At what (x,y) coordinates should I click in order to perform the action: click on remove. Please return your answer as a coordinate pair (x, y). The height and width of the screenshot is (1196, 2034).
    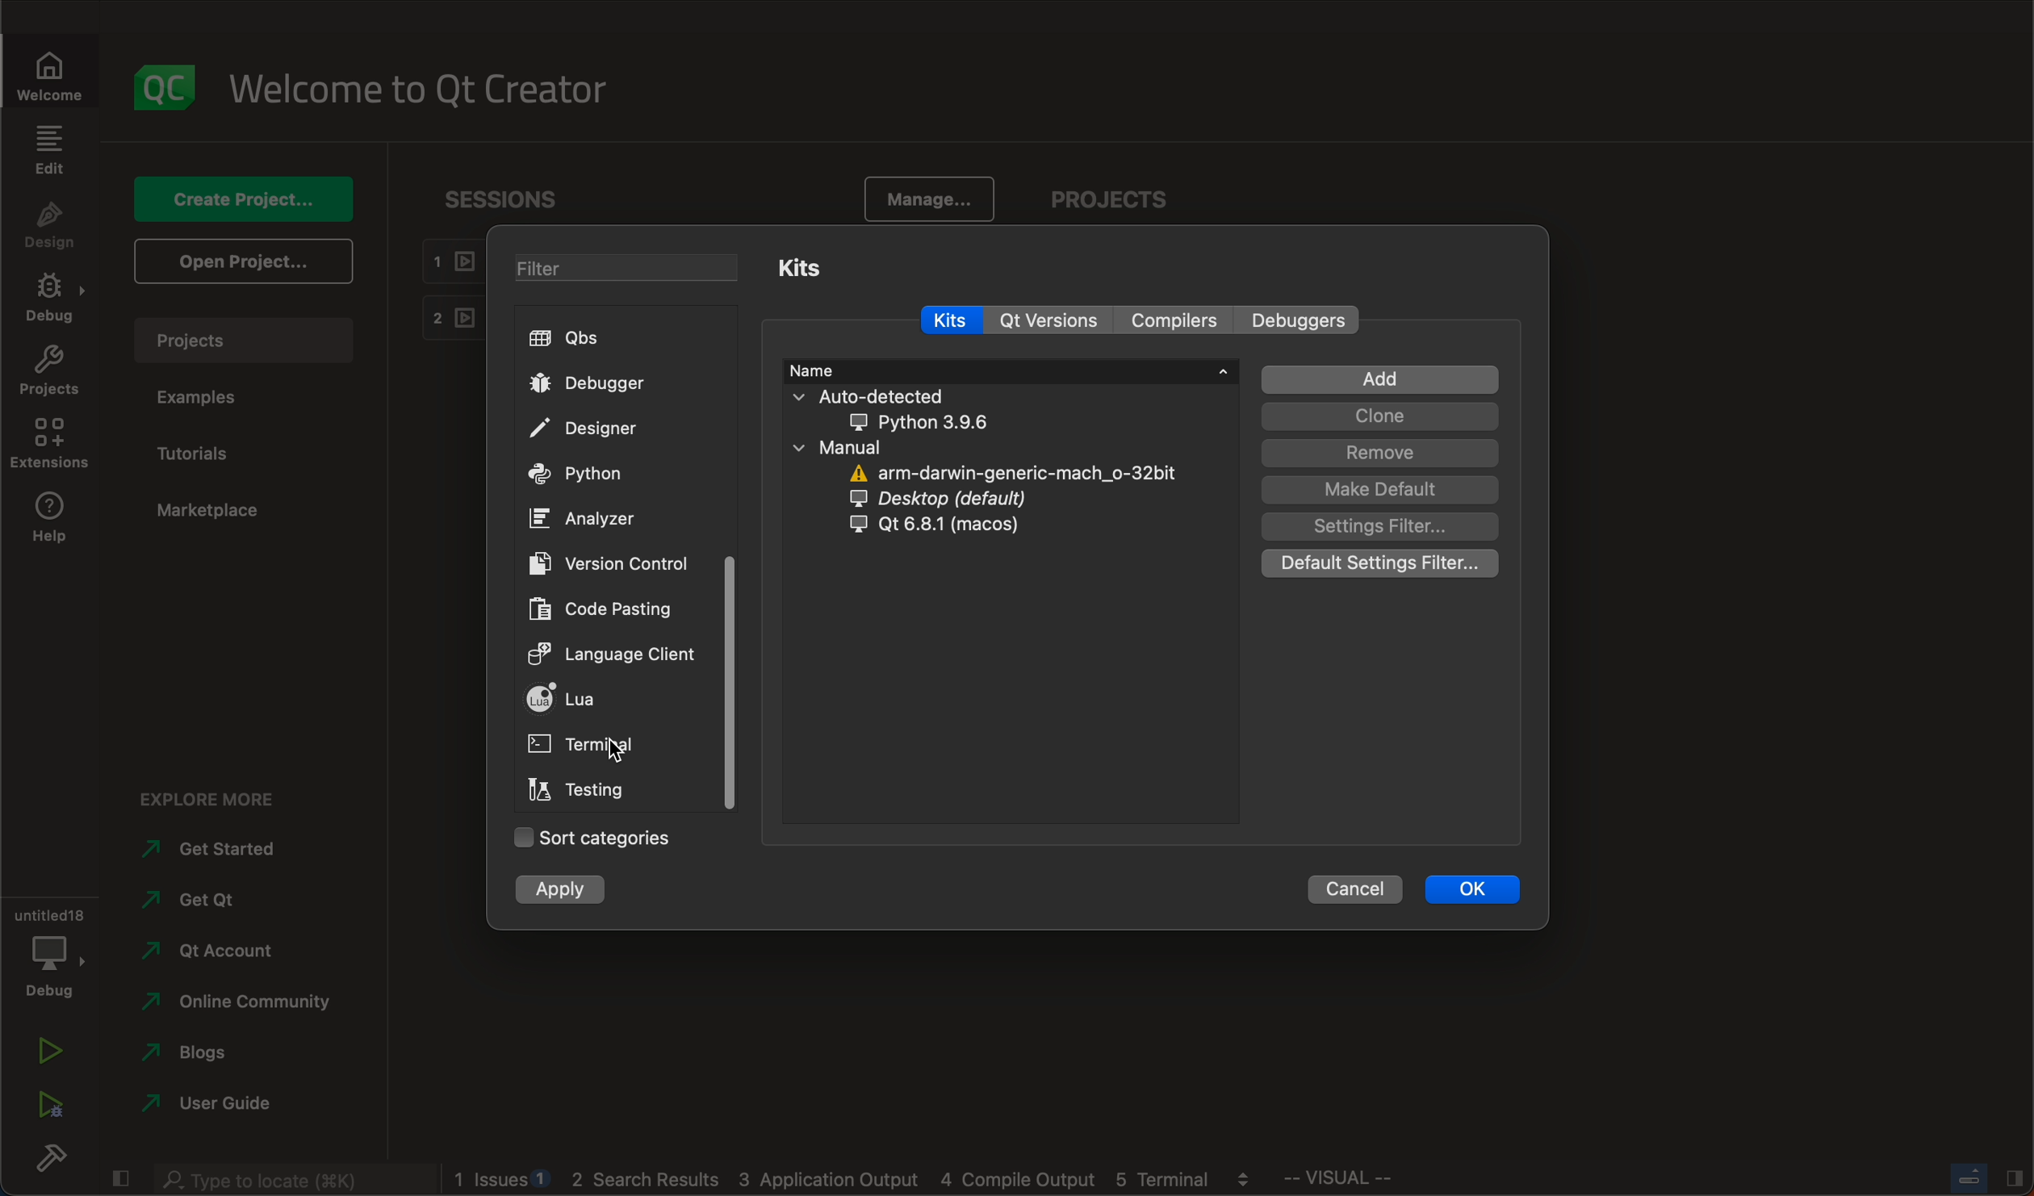
    Looking at the image, I should click on (1380, 453).